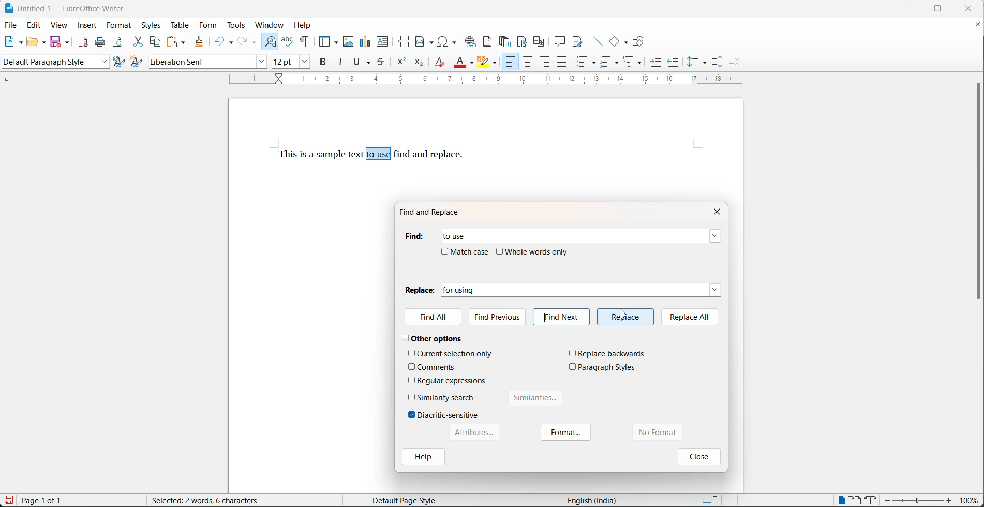 Image resolution: width=984 pixels, height=507 pixels. What do you see at coordinates (538, 251) in the screenshot?
I see `whole words only` at bounding box center [538, 251].